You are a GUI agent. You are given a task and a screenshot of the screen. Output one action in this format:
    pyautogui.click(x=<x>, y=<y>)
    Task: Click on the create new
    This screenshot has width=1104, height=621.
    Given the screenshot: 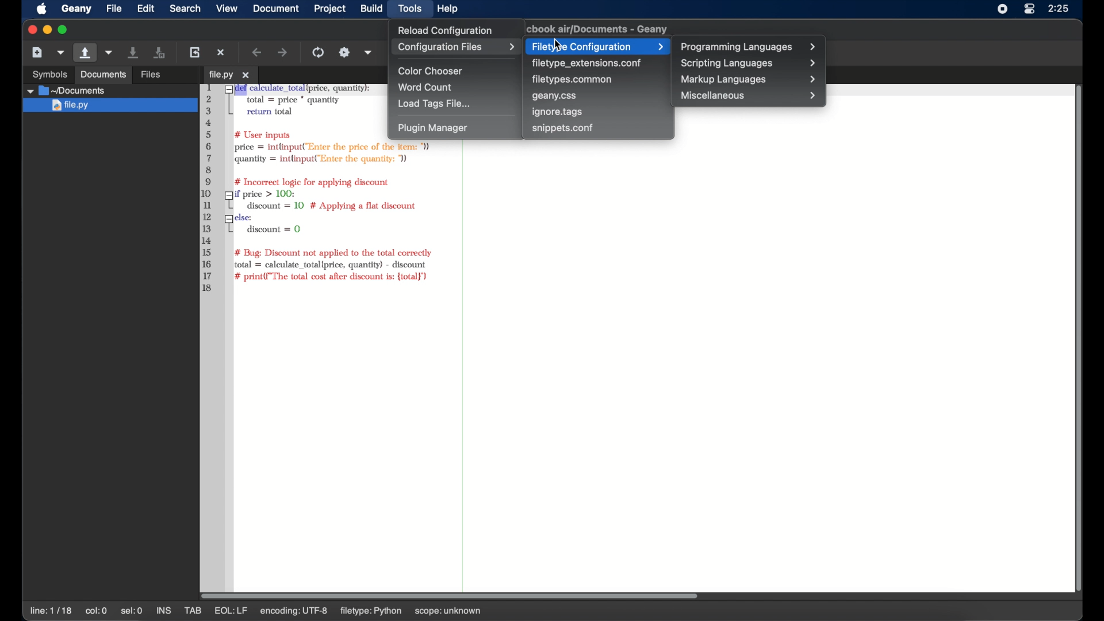 What is the action you would take?
    pyautogui.click(x=37, y=52)
    